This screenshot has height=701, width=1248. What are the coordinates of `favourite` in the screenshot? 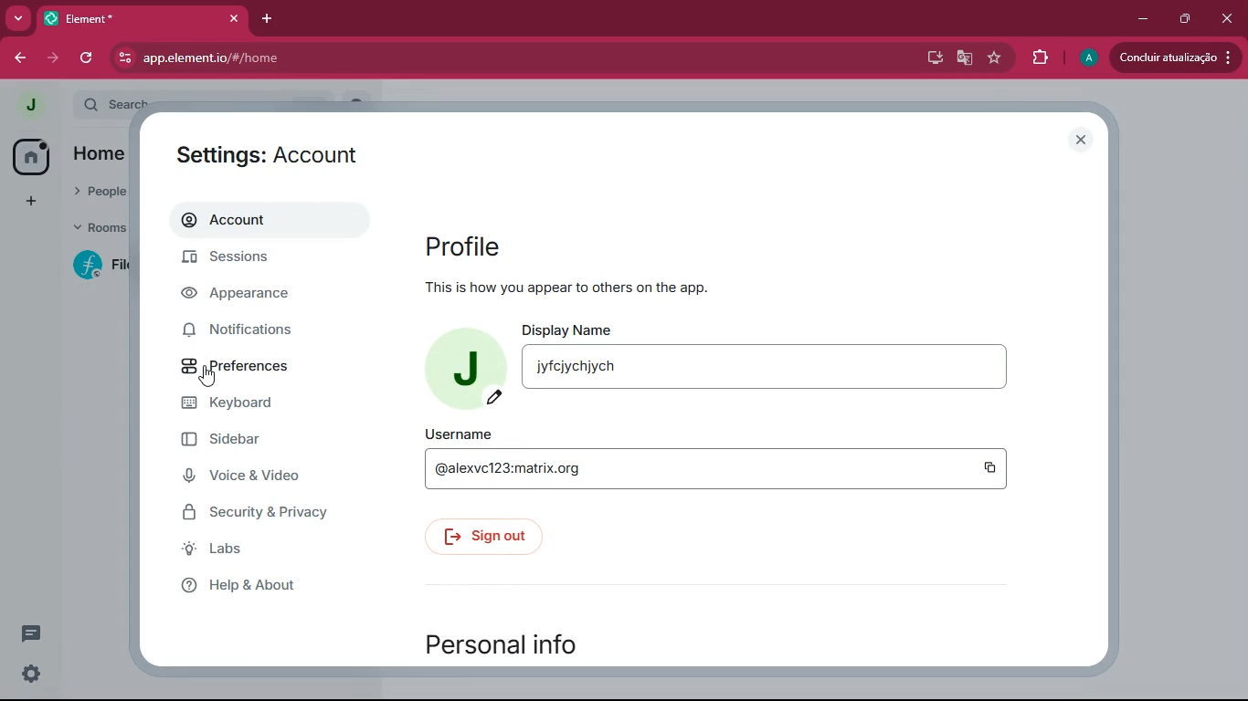 It's located at (994, 58).